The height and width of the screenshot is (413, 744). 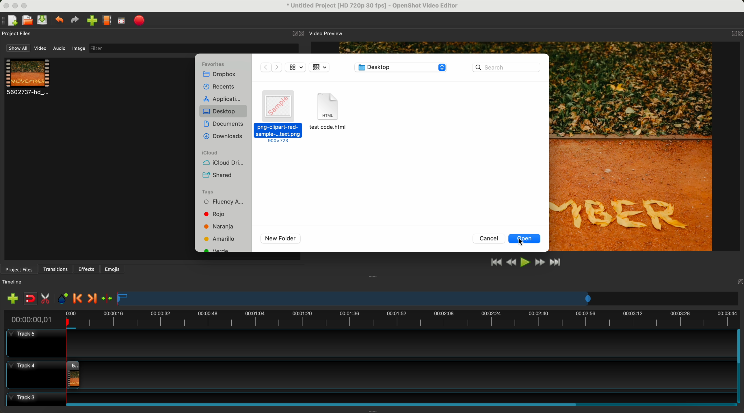 What do you see at coordinates (112, 268) in the screenshot?
I see `emojis` at bounding box center [112, 268].